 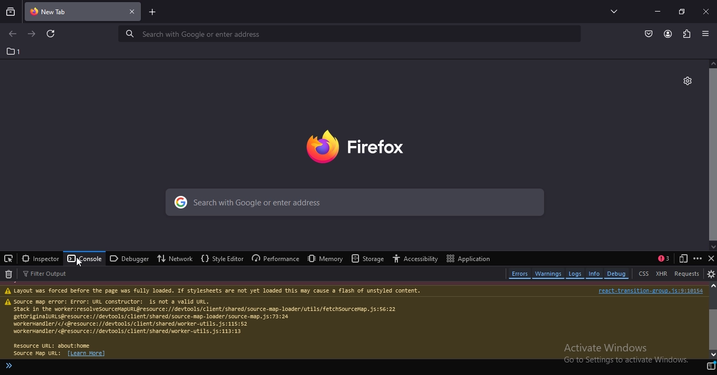 I want to click on go to next page, so click(x=32, y=34).